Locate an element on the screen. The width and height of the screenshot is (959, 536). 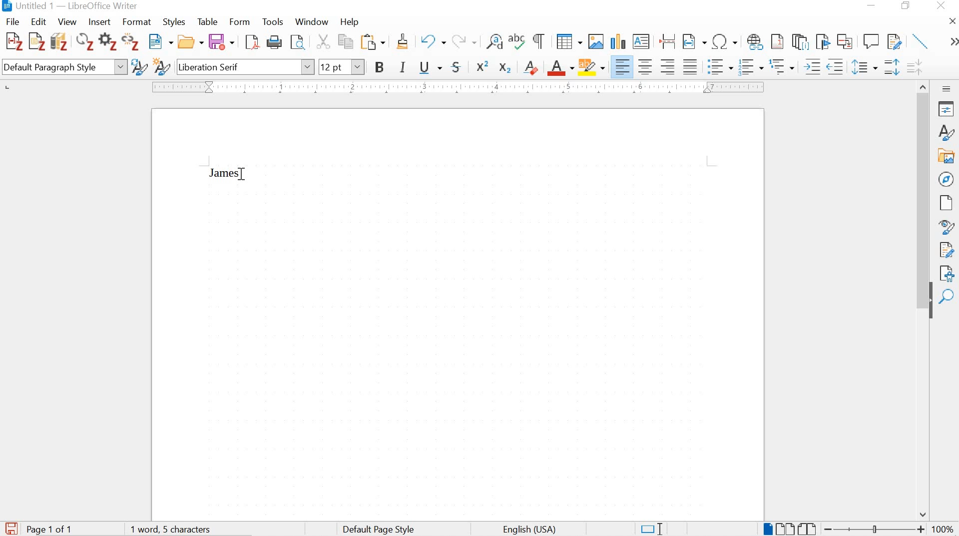
hide sidebar is located at coordinates (930, 306).